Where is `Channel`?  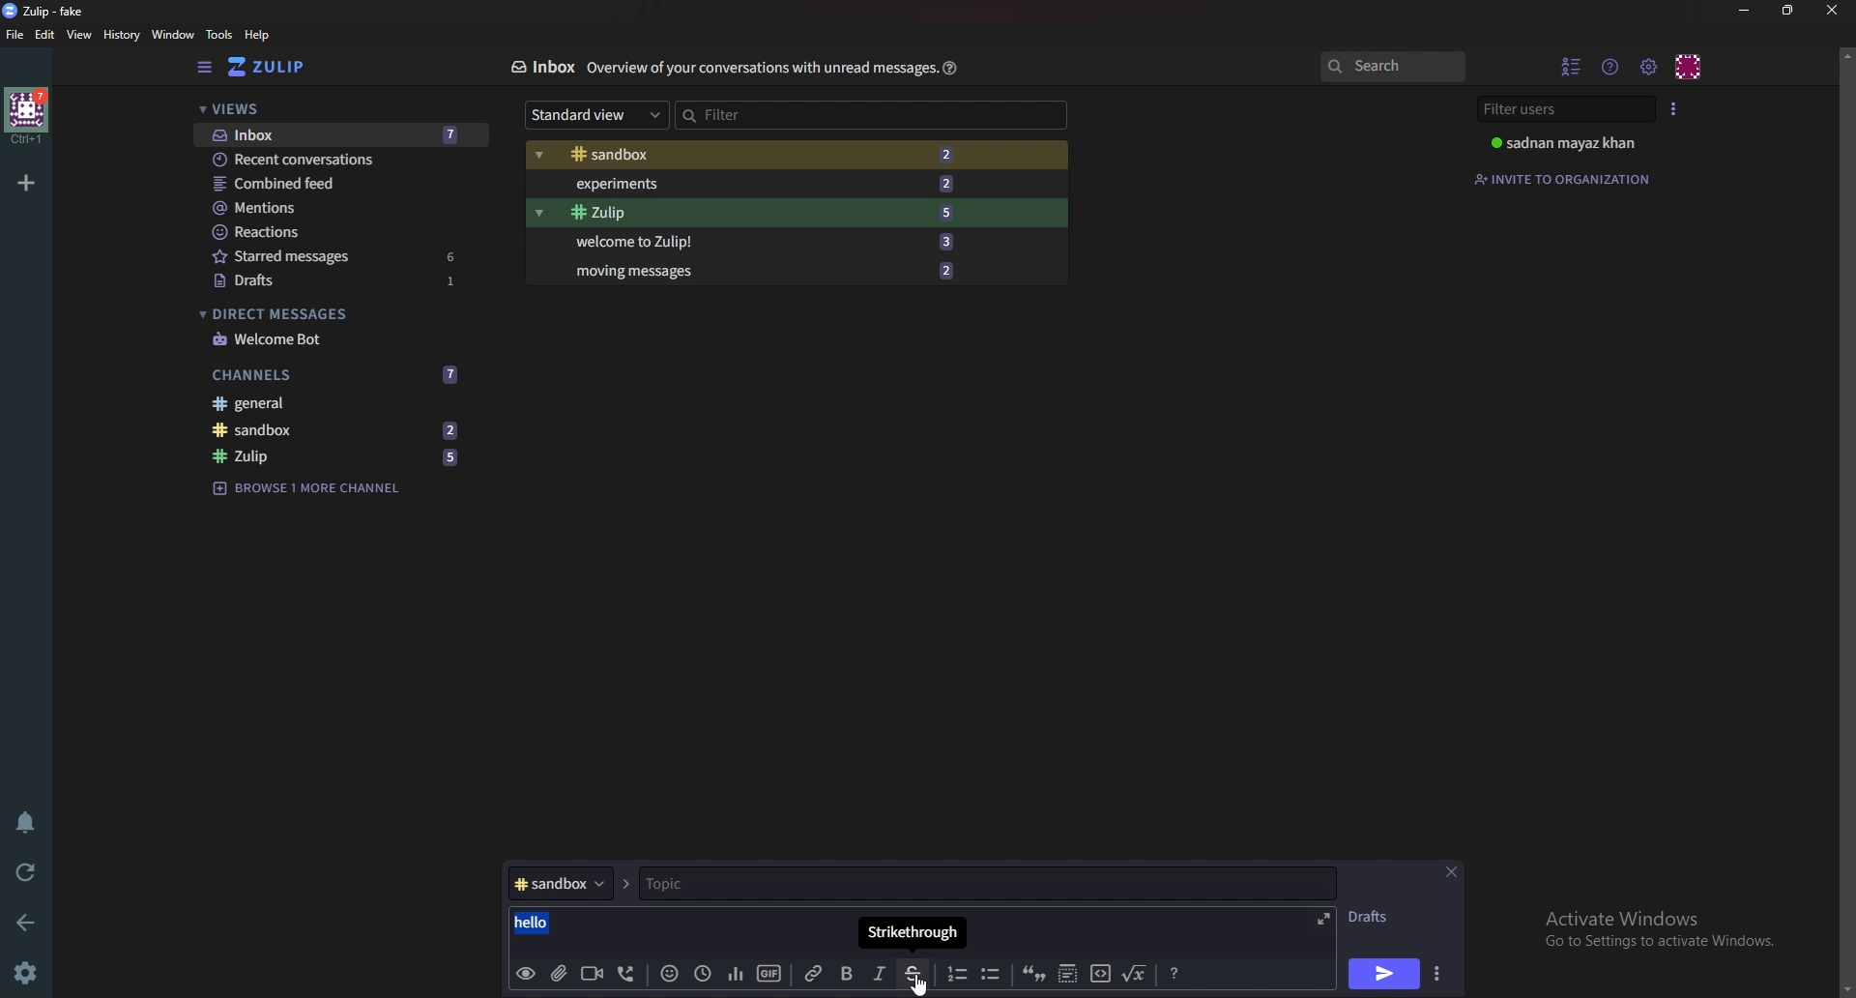
Channel is located at coordinates (560, 883).